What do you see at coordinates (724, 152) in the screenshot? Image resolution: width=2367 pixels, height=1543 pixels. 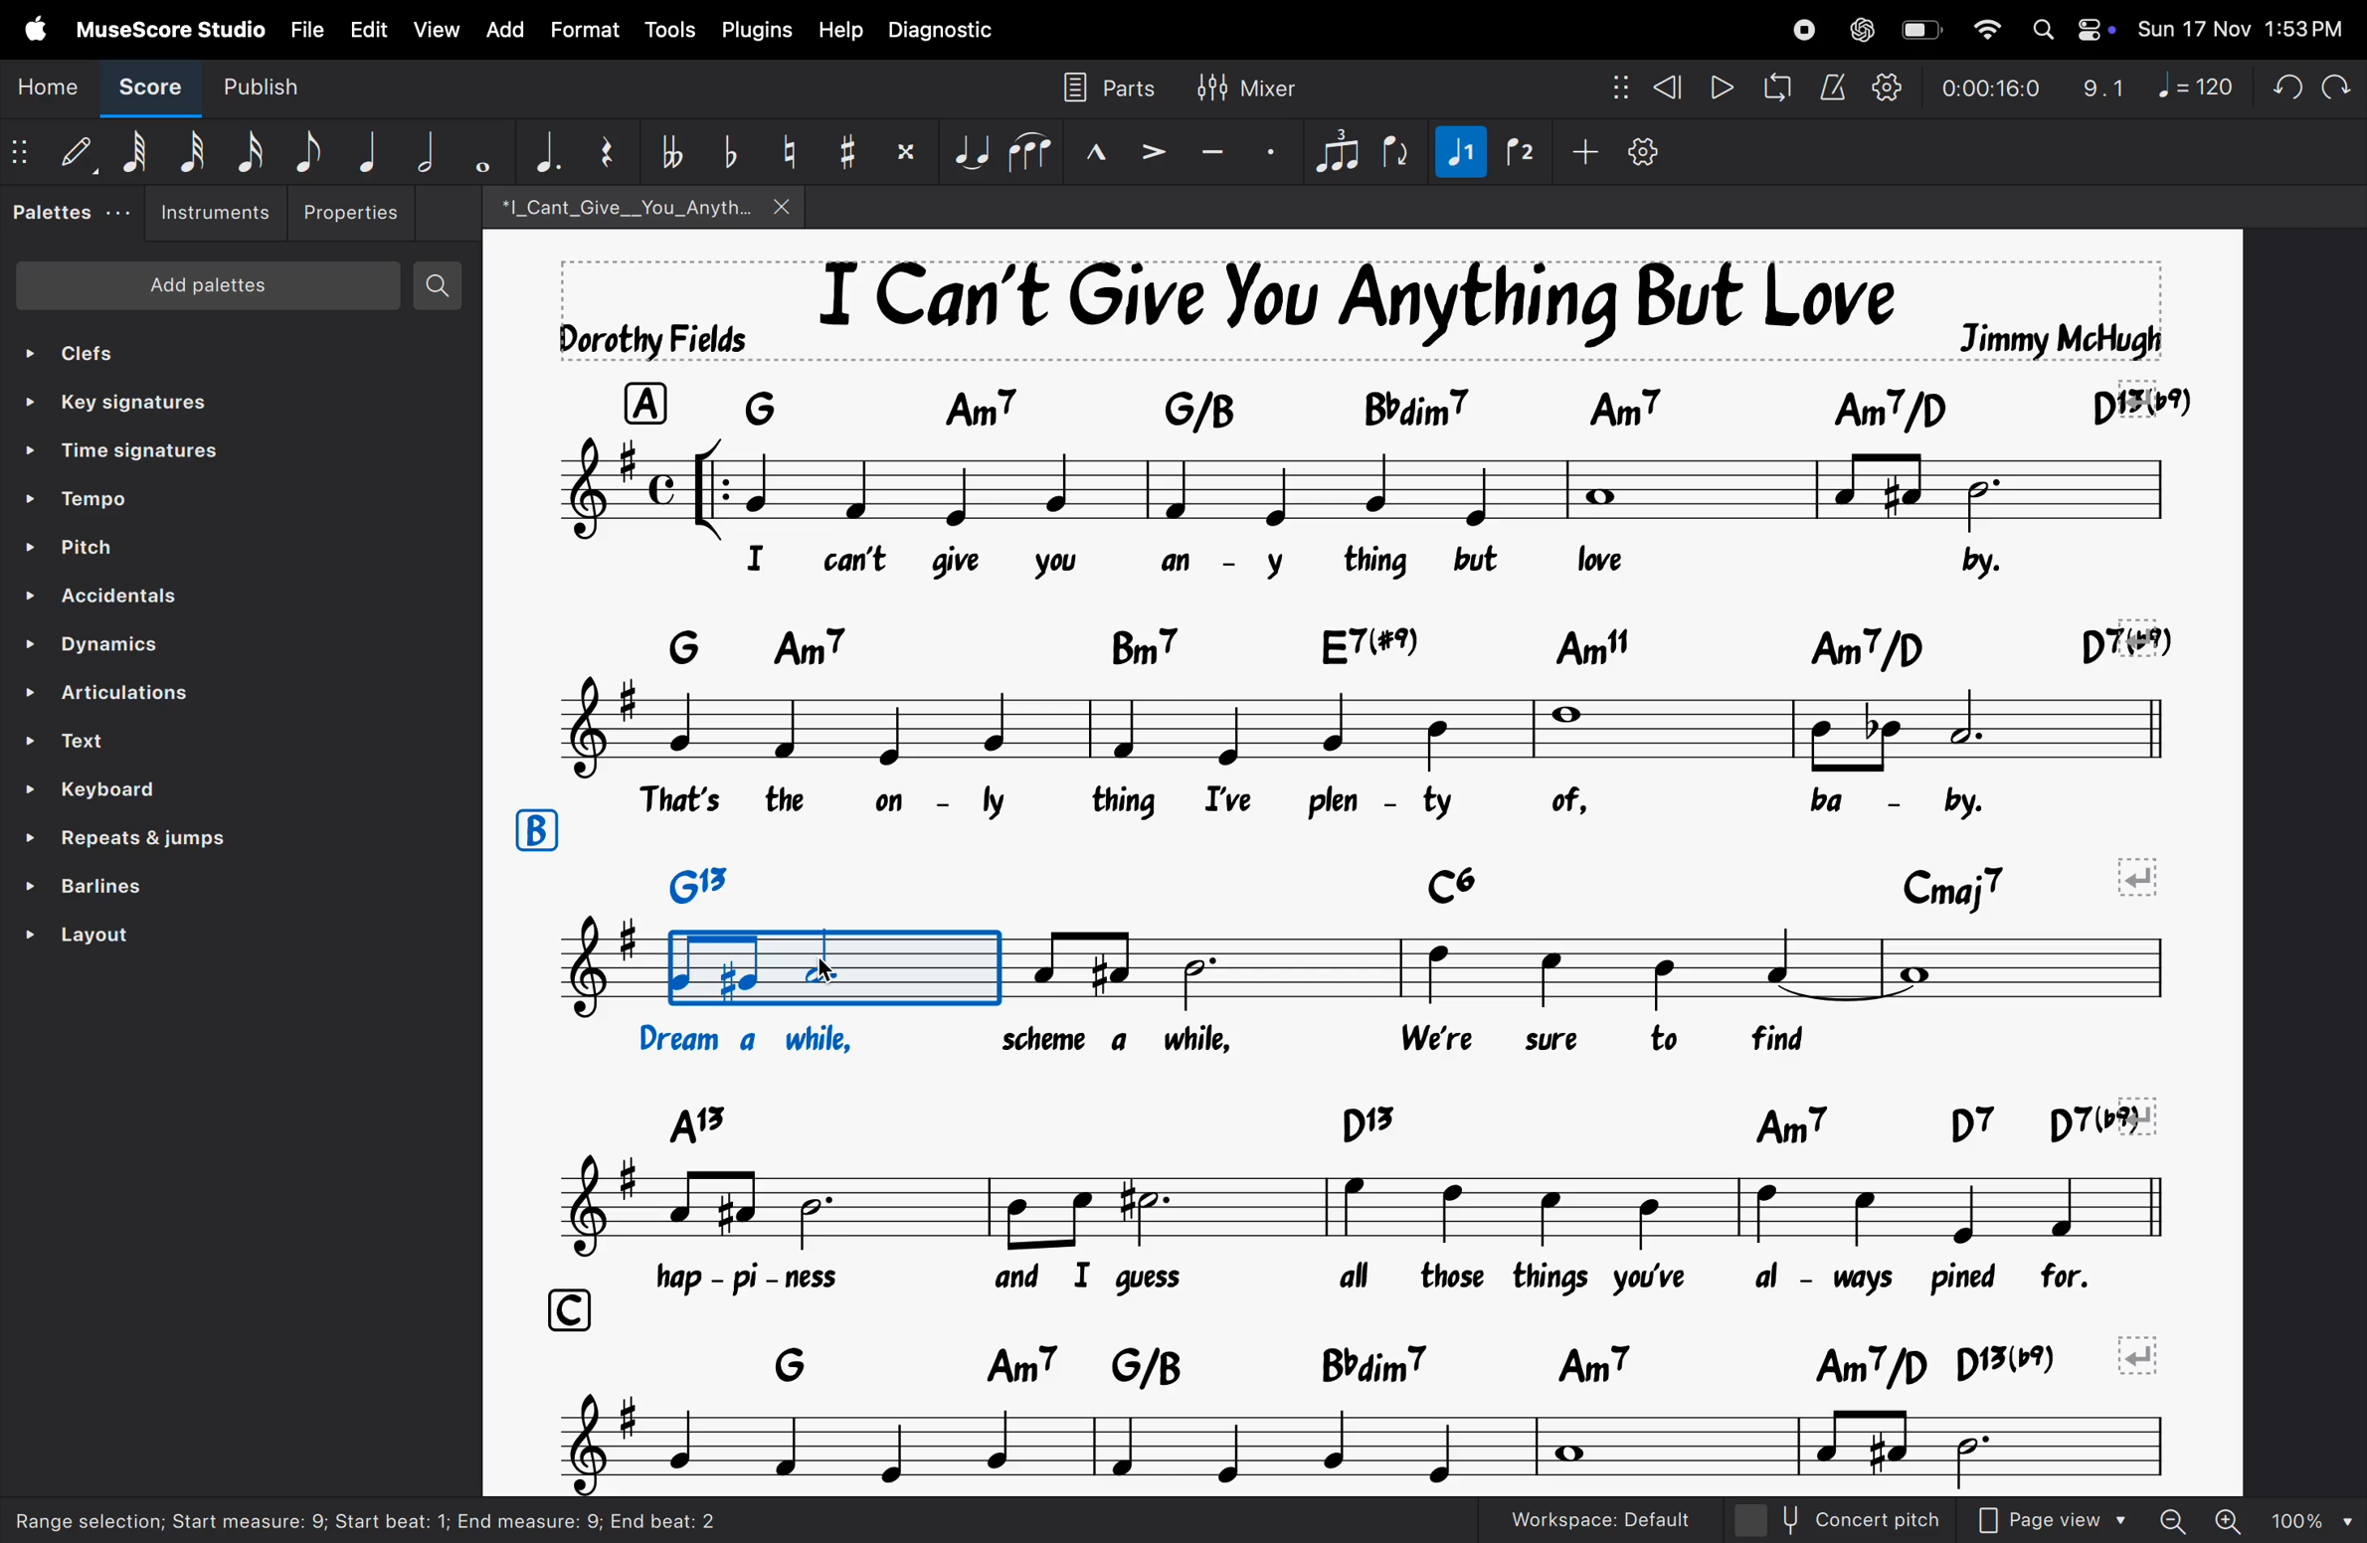 I see `toggle flat` at bounding box center [724, 152].